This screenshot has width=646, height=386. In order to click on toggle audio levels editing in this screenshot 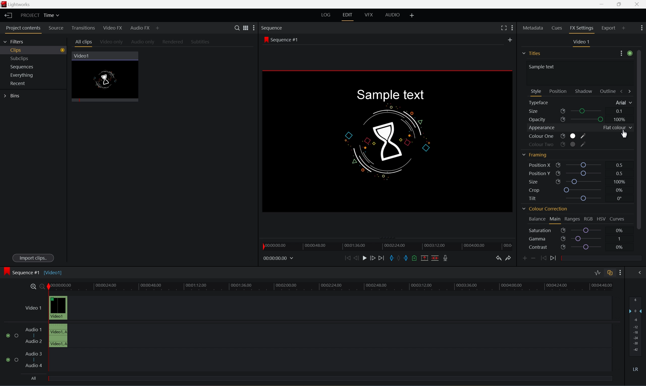, I will do `click(597, 273)`.